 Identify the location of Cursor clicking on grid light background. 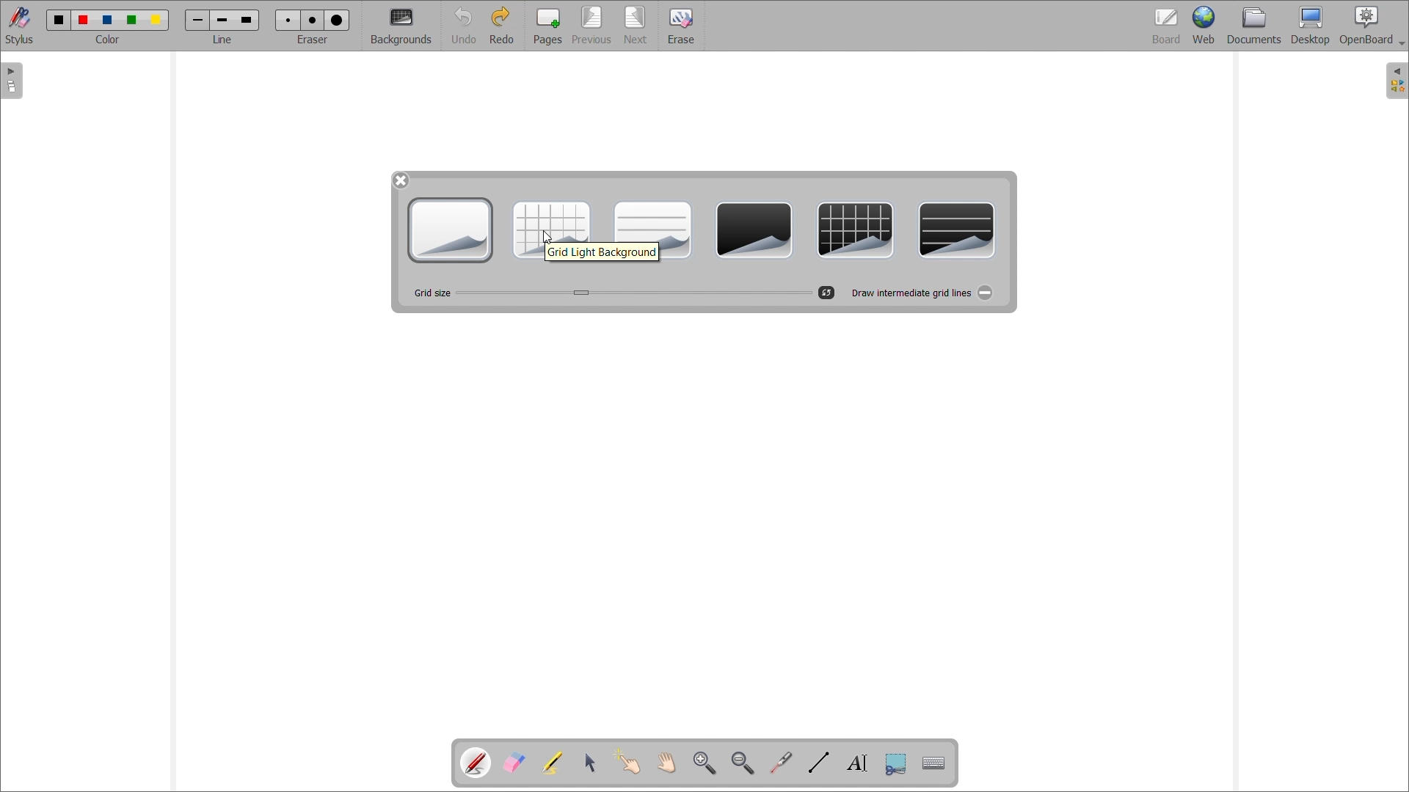
(546, 237).